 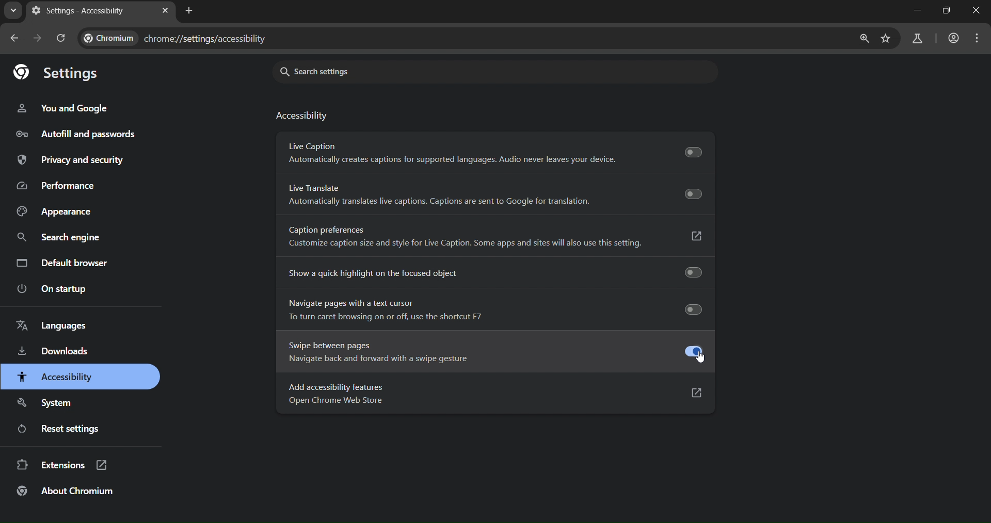 I want to click on extensions, so click(x=63, y=467).